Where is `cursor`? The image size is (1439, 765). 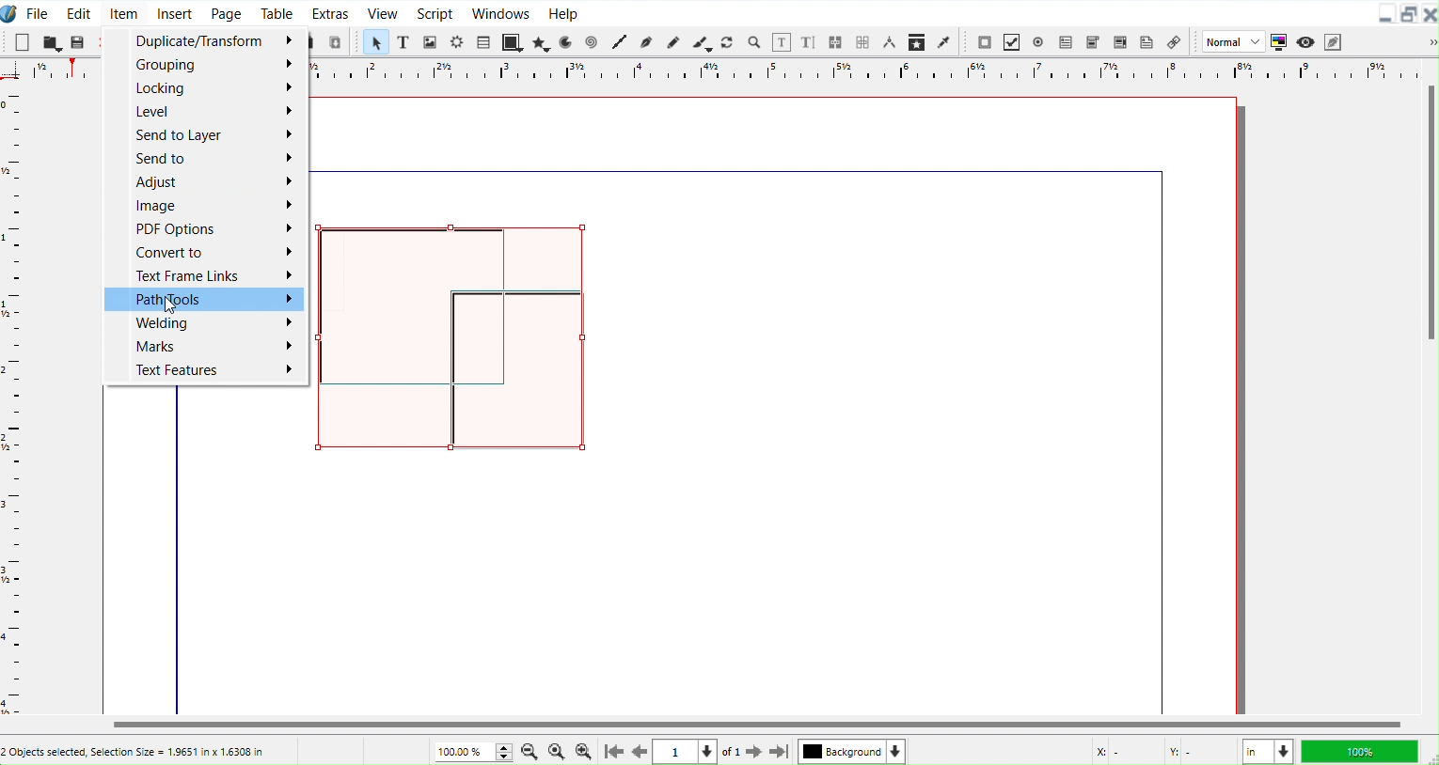 cursor is located at coordinates (171, 305).